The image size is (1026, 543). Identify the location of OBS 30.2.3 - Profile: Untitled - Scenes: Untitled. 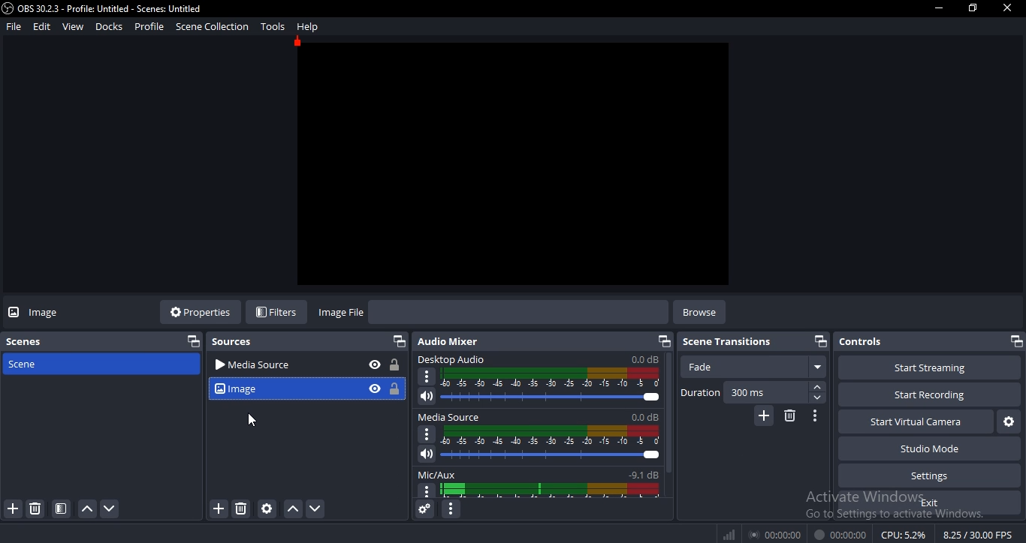
(102, 8).